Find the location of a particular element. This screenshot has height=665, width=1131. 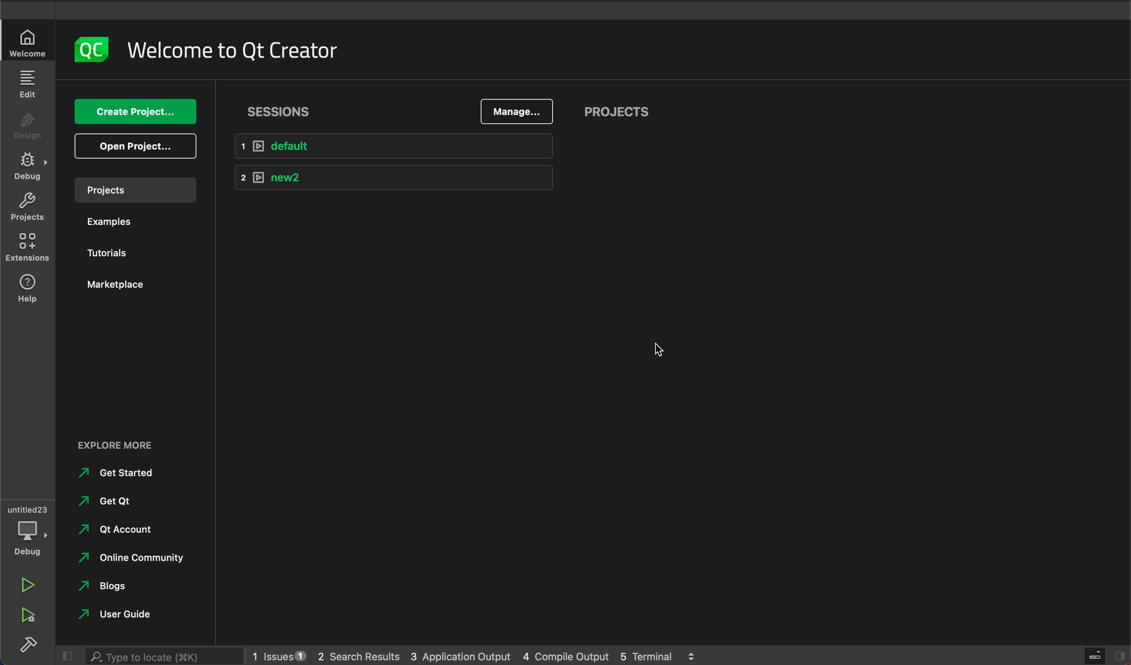

run debug is located at coordinates (25, 614).